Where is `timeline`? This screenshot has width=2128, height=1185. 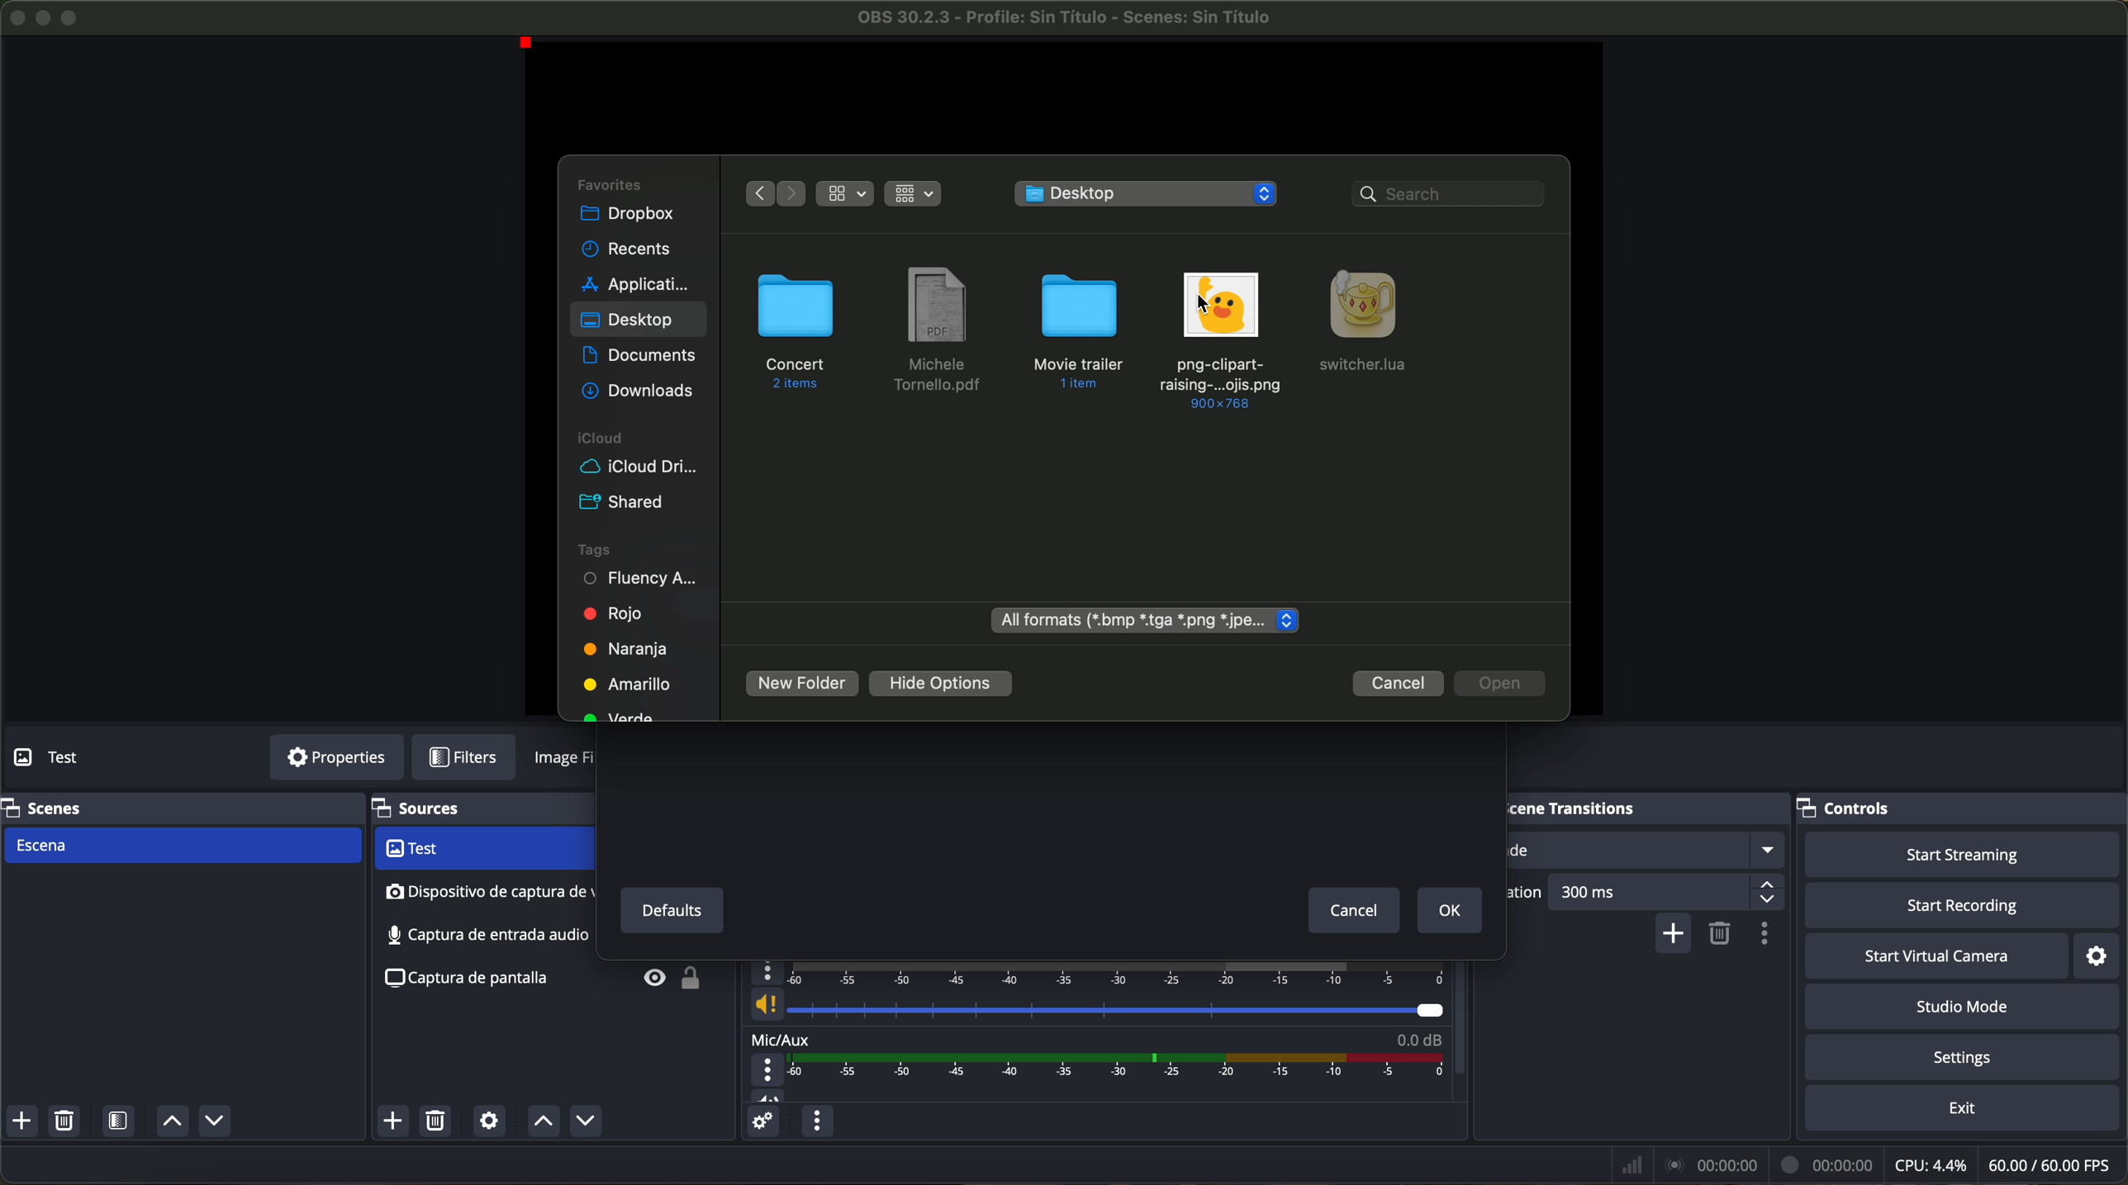
timeline is located at coordinates (1102, 973).